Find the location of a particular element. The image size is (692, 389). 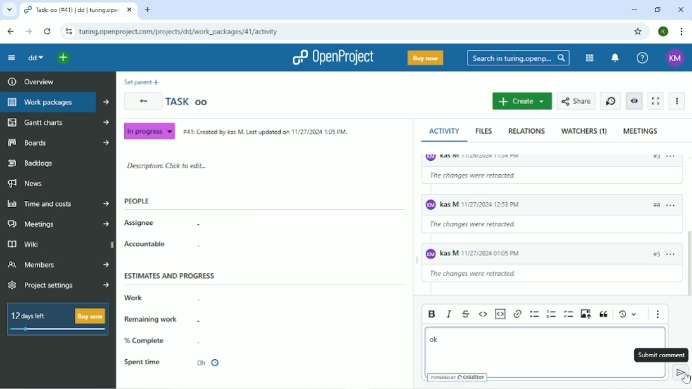

Members is located at coordinates (58, 264).